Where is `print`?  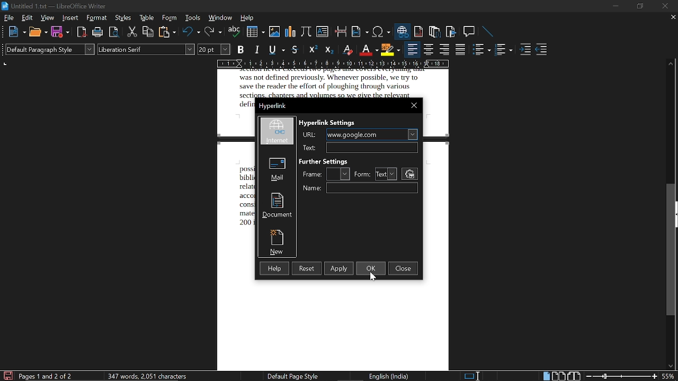
print is located at coordinates (97, 32).